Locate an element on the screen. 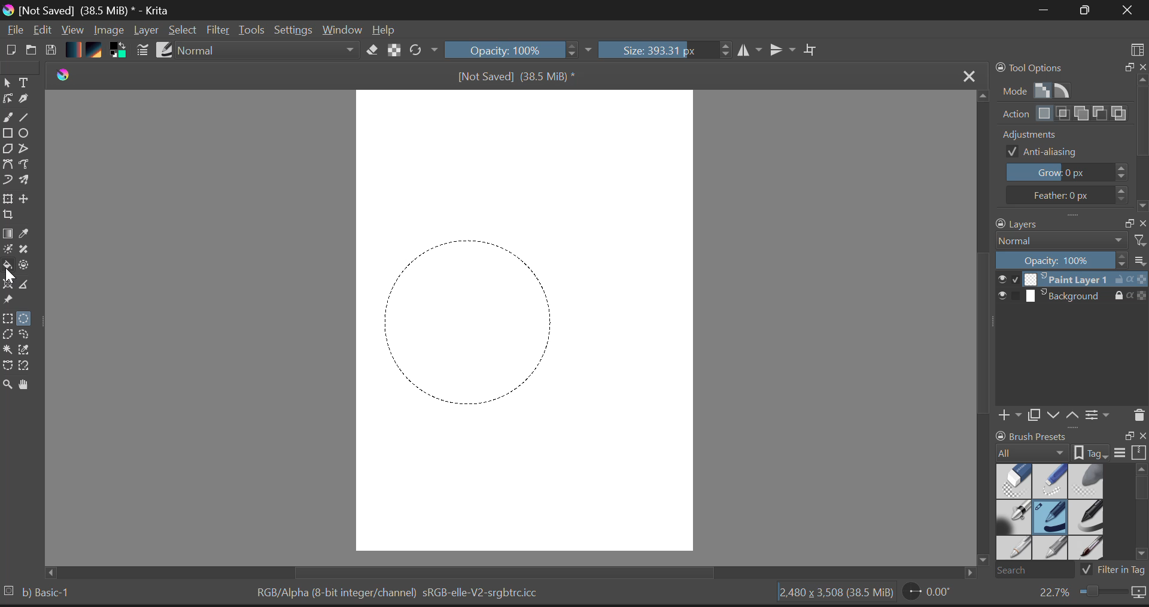  Eyedropper is located at coordinates (26, 235).